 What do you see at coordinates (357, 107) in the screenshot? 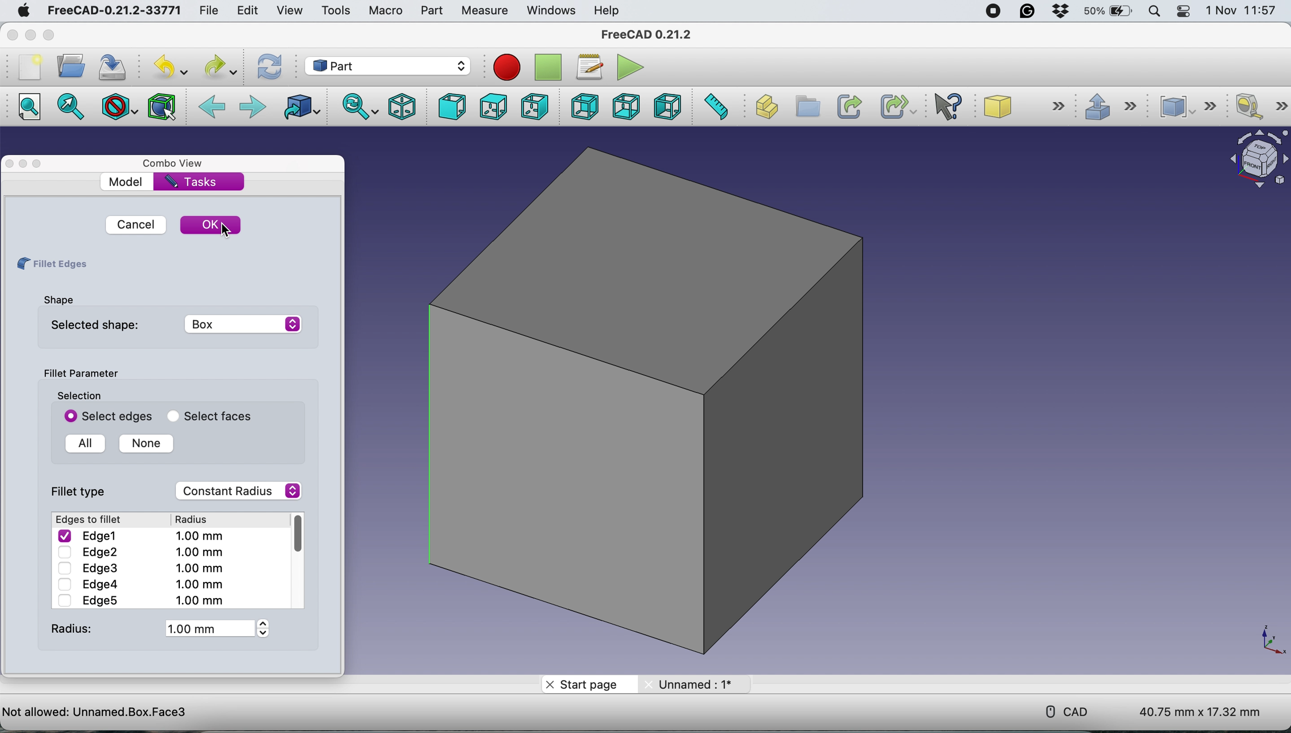
I see `sync view` at bounding box center [357, 107].